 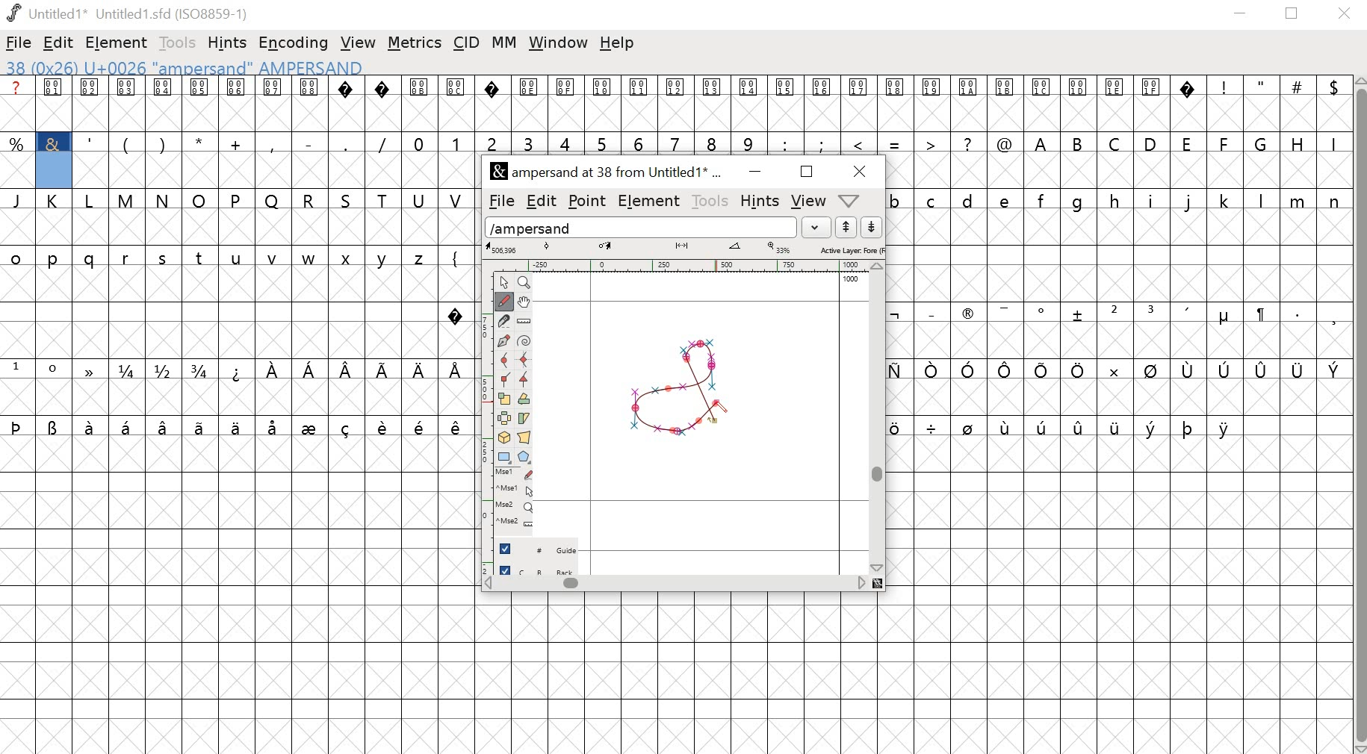 What do you see at coordinates (967, 316) in the screenshot?
I see `Symbol` at bounding box center [967, 316].